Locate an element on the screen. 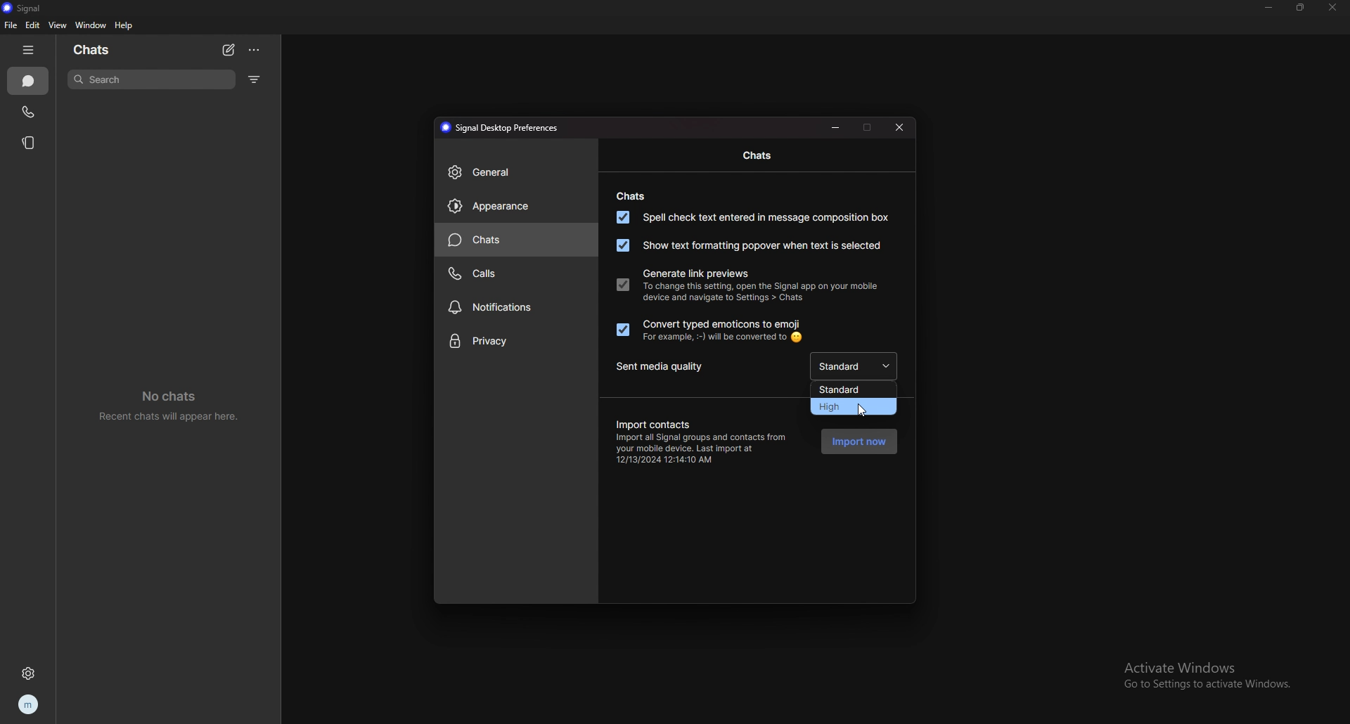 This screenshot has width=1350, height=724. Import all Signal groups and contacts from
your mobile device. Last import at
12/13/2024 12:14:10 AM is located at coordinates (705, 449).